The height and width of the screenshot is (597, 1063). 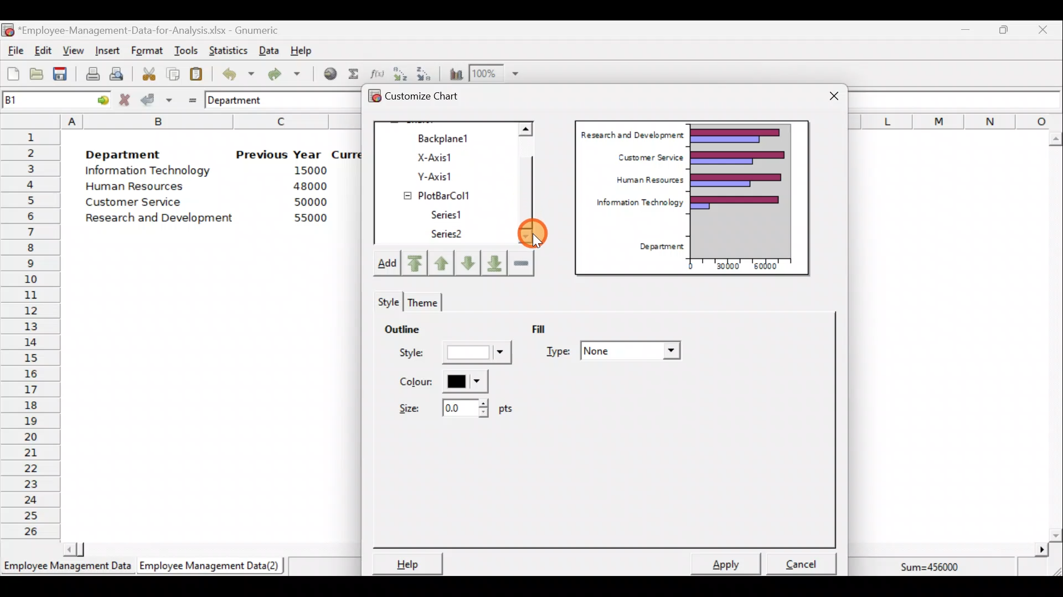 What do you see at coordinates (163, 219) in the screenshot?
I see `Research and Development` at bounding box center [163, 219].